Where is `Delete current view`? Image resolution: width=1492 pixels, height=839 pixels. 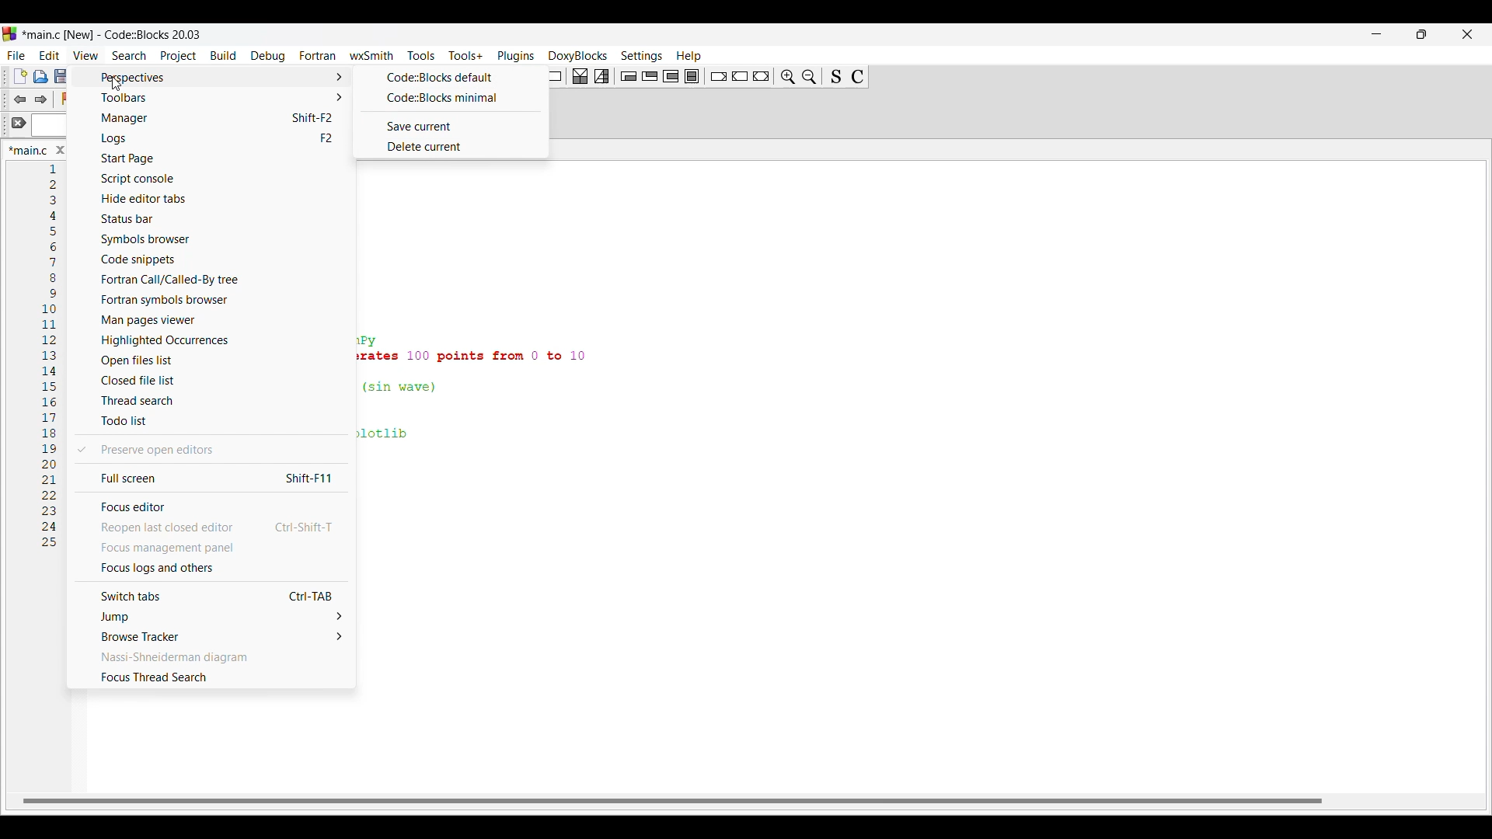
Delete current view is located at coordinates (447, 147).